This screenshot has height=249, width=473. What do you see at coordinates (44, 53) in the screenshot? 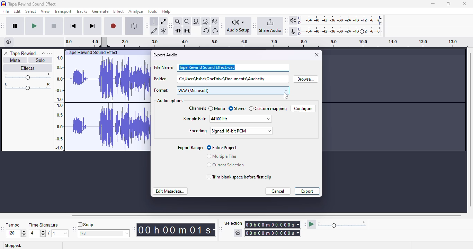
I see `collapse` at bounding box center [44, 53].